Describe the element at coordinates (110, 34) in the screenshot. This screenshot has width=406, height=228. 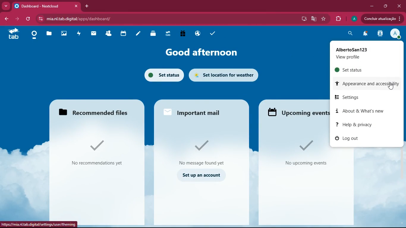
I see `friends` at that location.